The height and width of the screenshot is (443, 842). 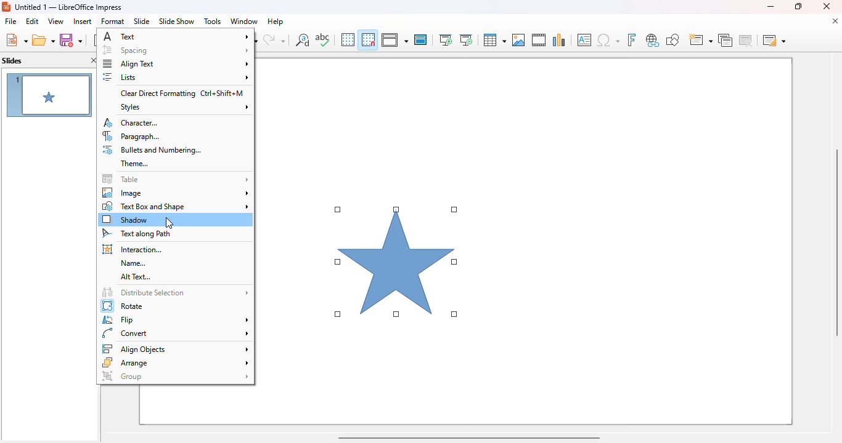 What do you see at coordinates (123, 306) in the screenshot?
I see `rotate` at bounding box center [123, 306].